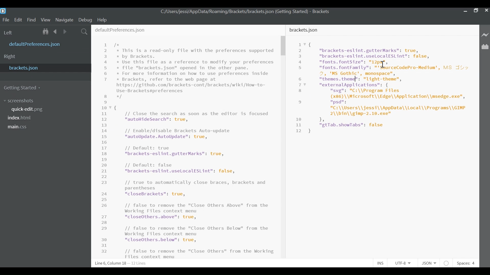 Image resolution: width=490 pixels, height=275 pixels. What do you see at coordinates (19, 127) in the screenshot?
I see `main.css` at bounding box center [19, 127].